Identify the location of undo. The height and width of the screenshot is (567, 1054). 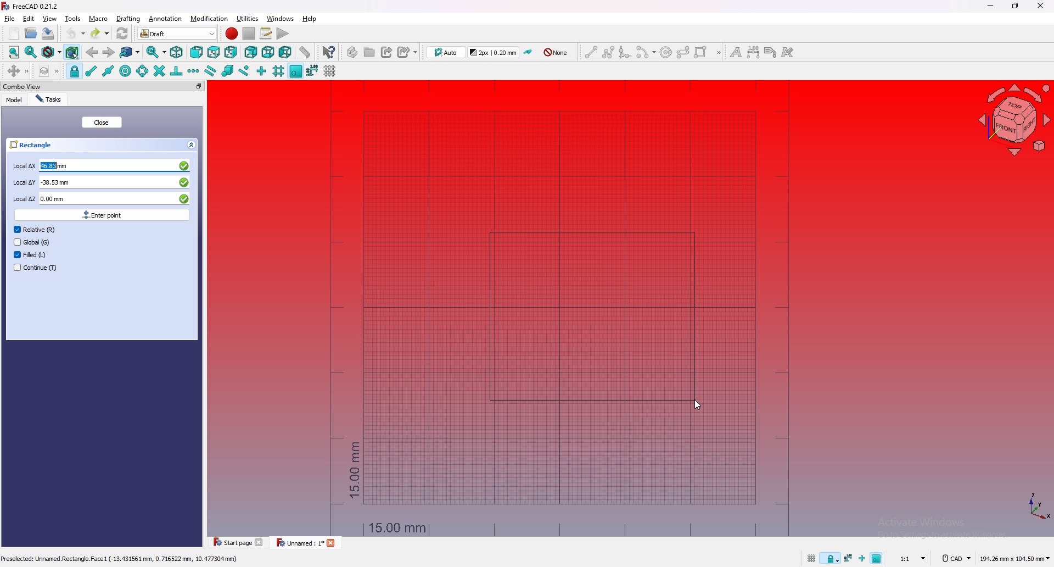
(74, 33).